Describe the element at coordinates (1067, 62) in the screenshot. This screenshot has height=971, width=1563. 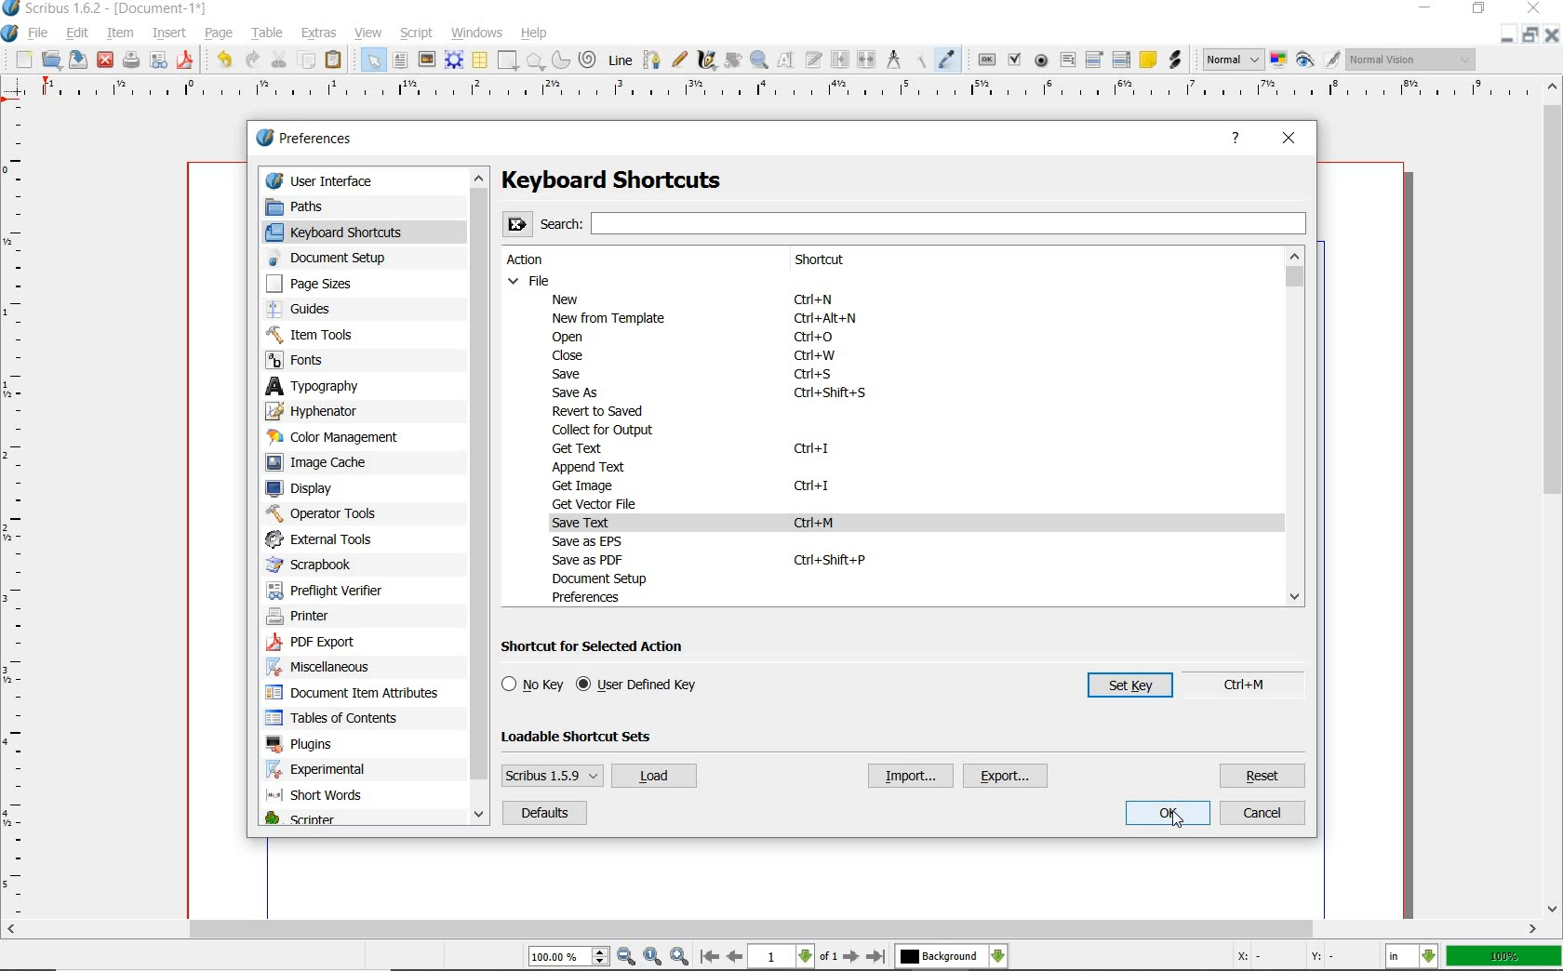
I see `pdf text field` at that location.